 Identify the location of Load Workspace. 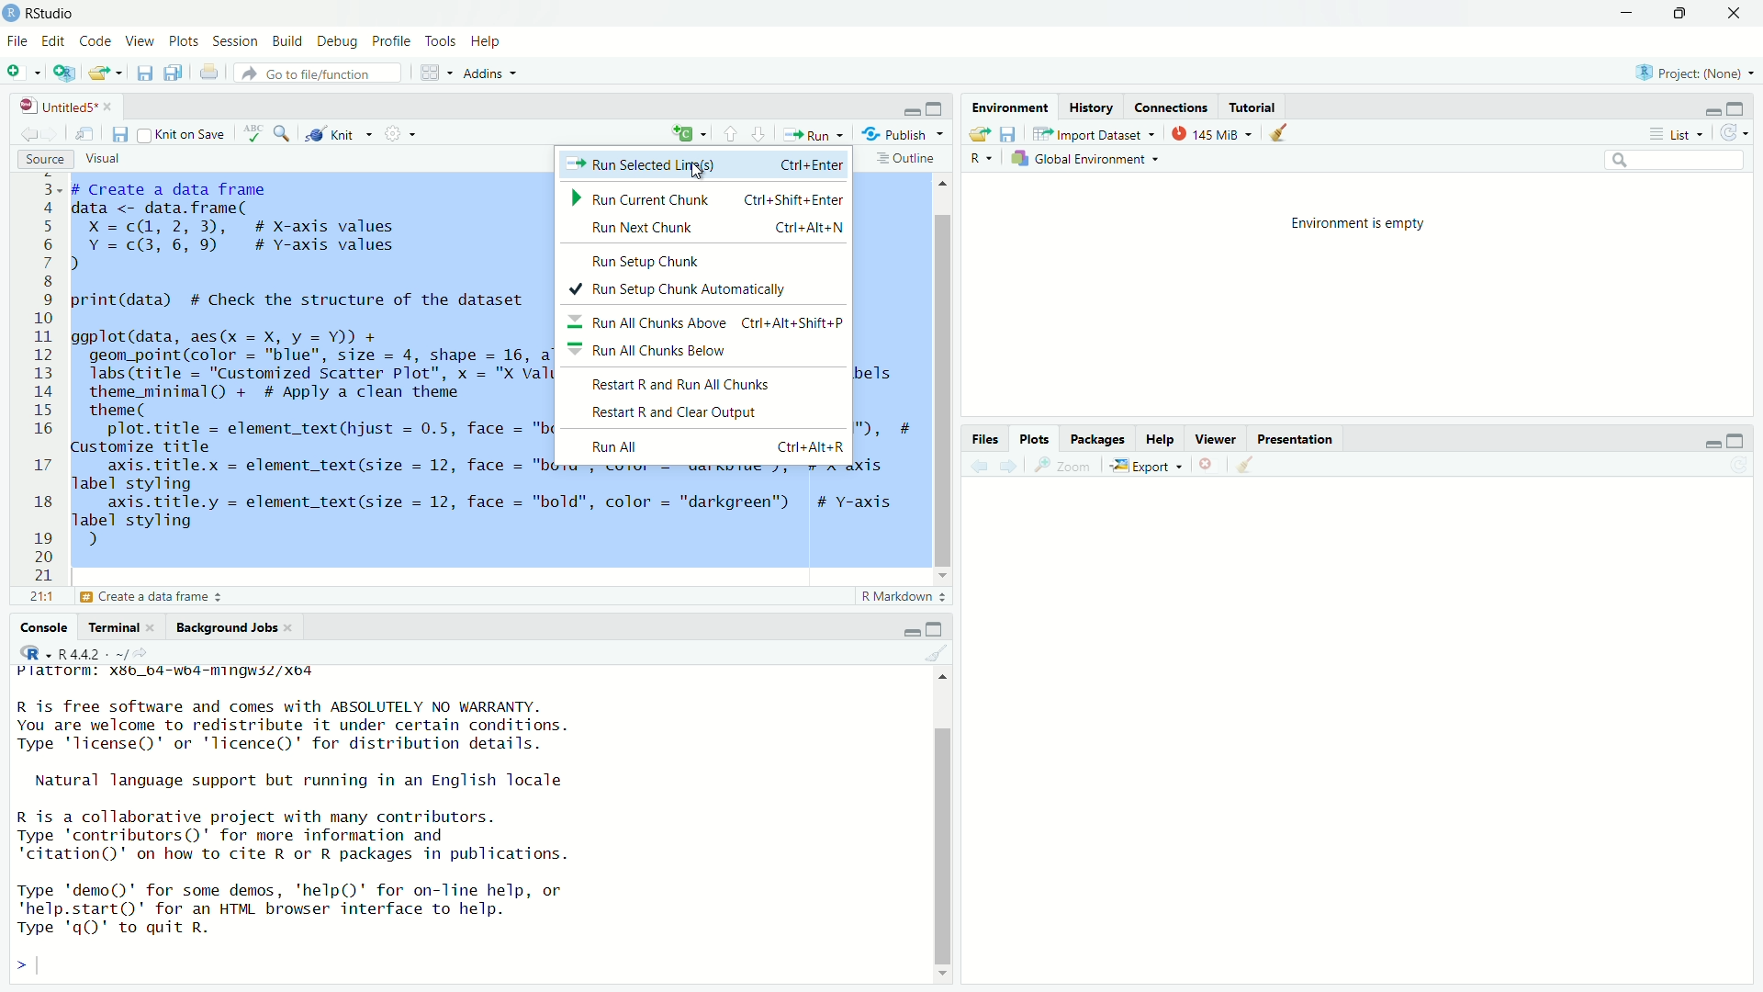
(981, 134).